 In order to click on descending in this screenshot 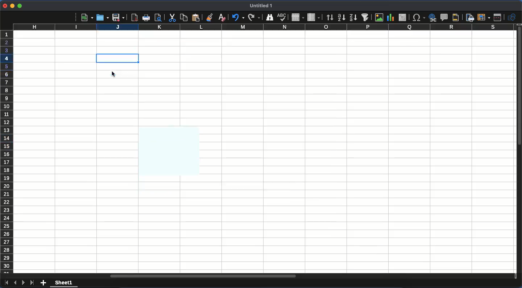, I will do `click(353, 17)`.